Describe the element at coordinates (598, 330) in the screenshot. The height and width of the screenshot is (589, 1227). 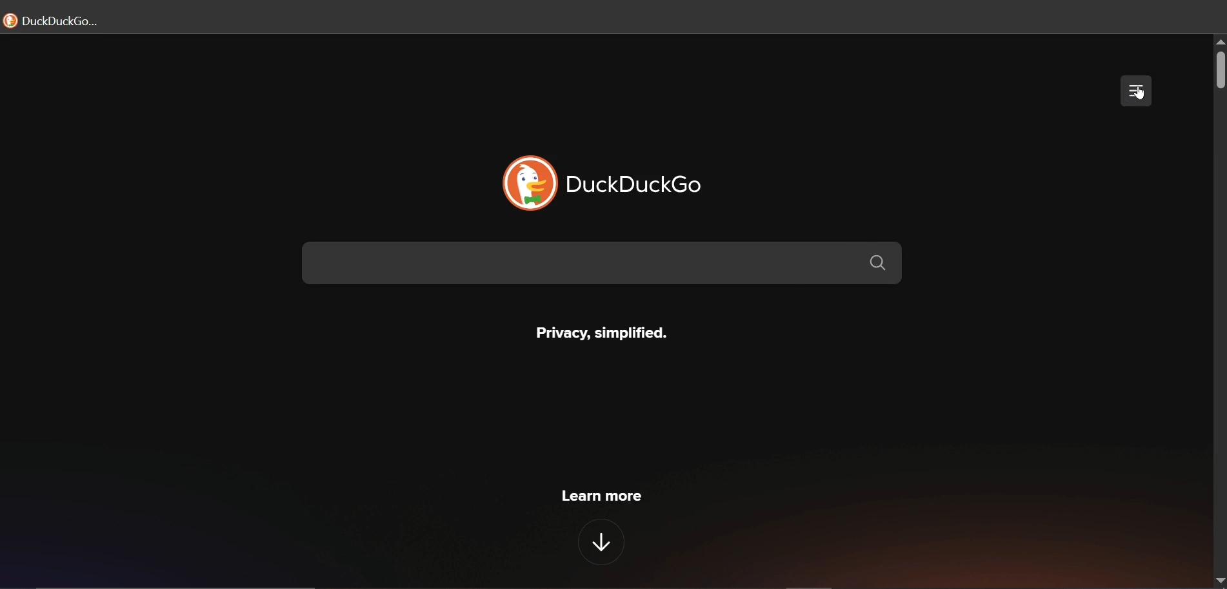
I see `Privacy, simplified` at that location.